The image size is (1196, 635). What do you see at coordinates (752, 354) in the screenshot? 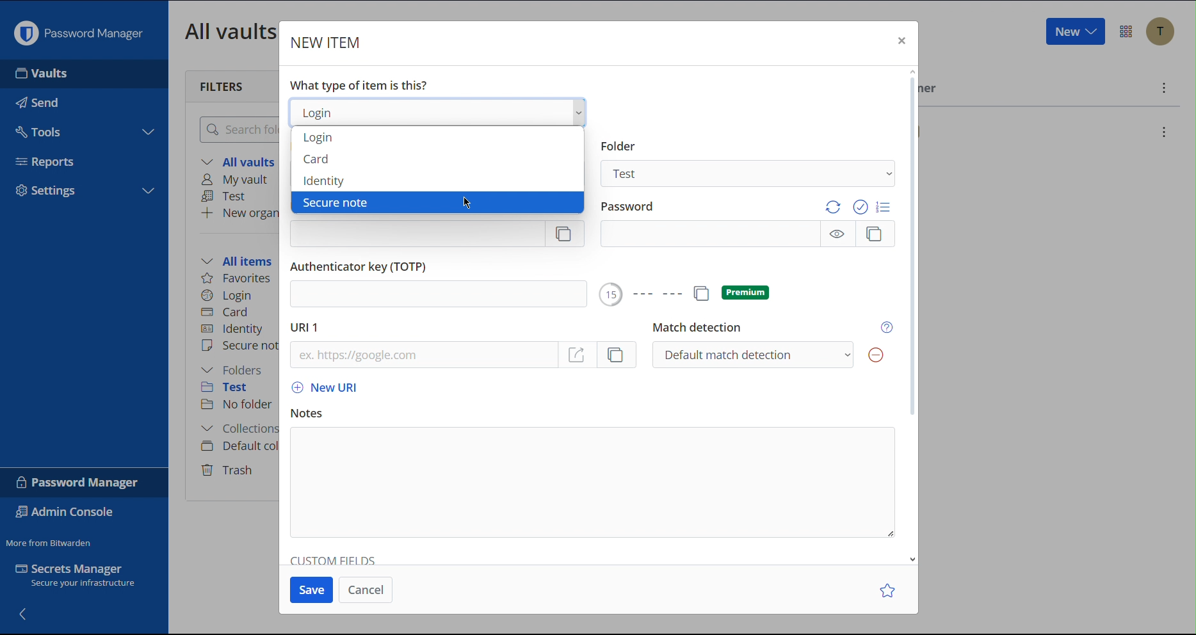
I see `Default Match Detection` at bounding box center [752, 354].